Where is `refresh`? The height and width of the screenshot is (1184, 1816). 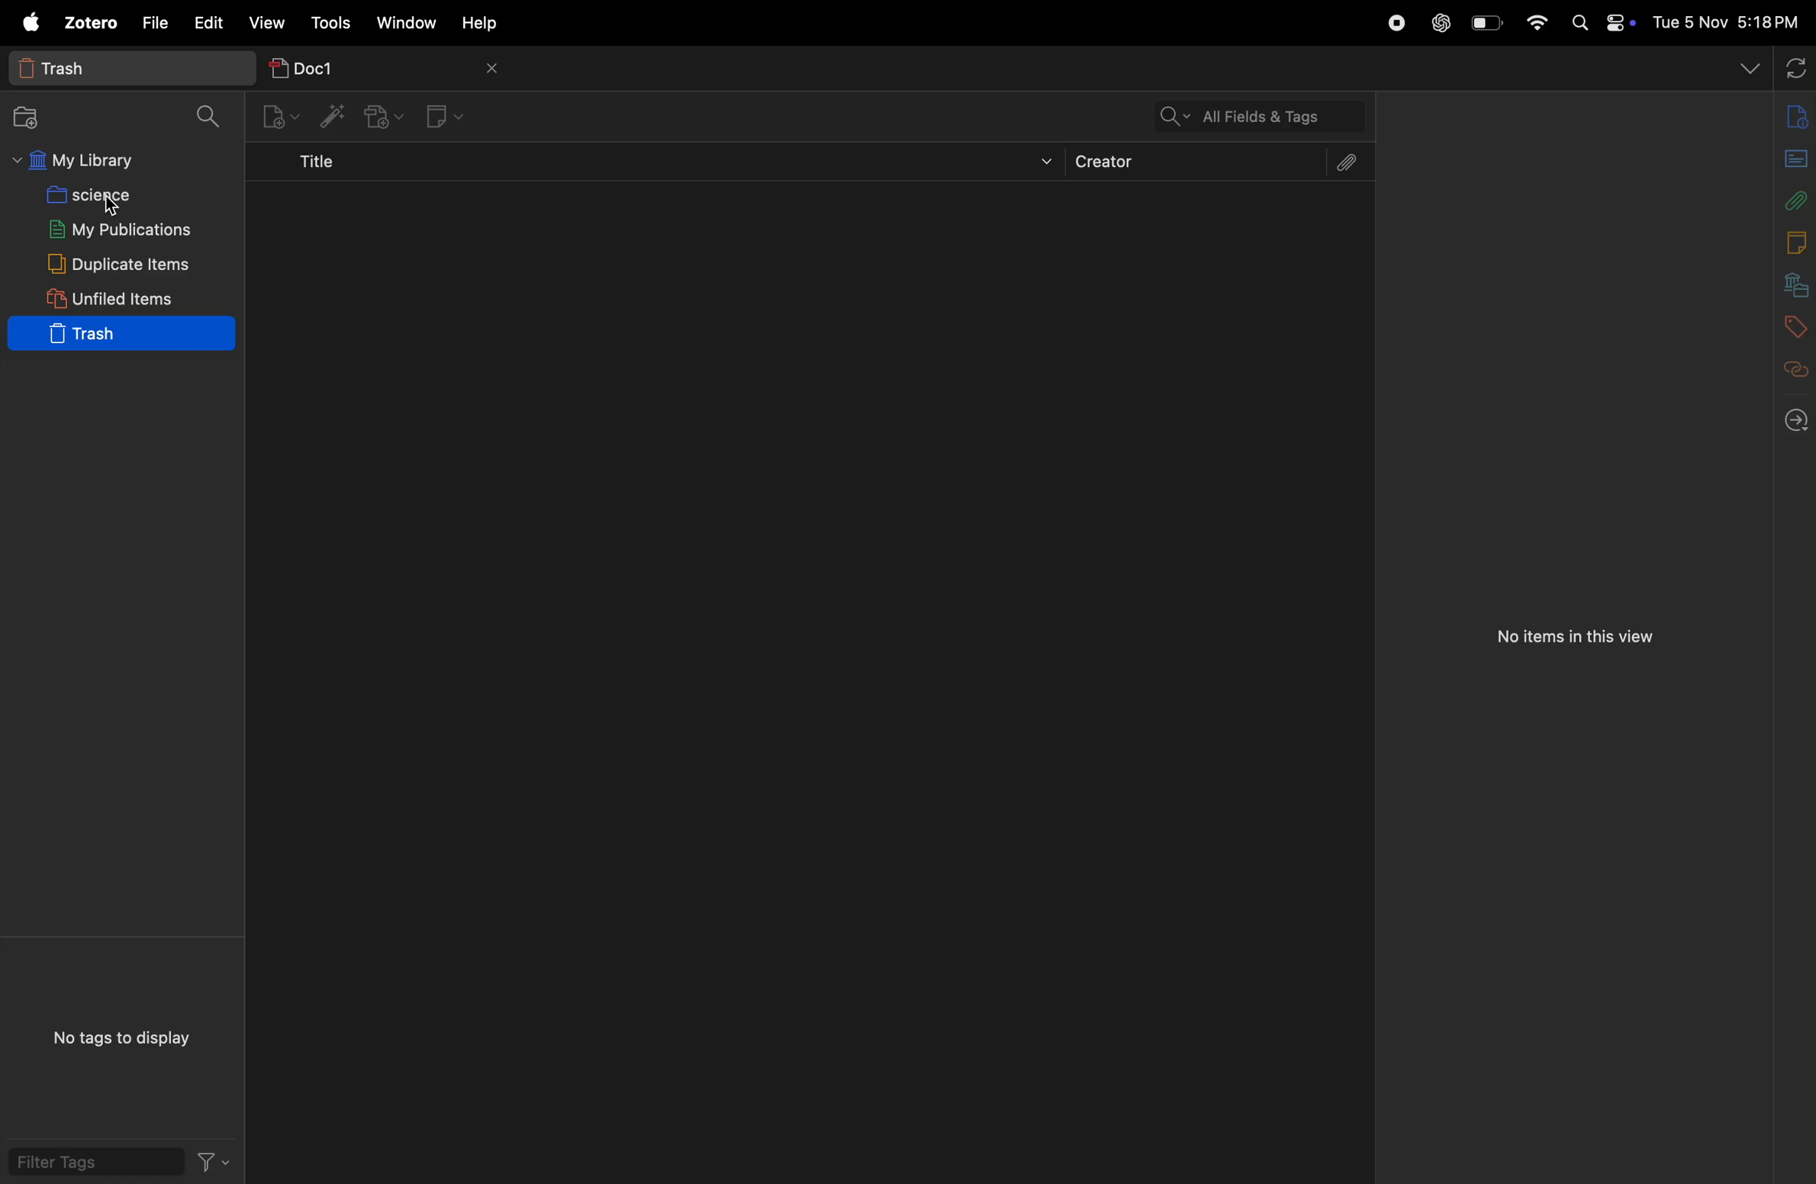
refresh is located at coordinates (1794, 66).